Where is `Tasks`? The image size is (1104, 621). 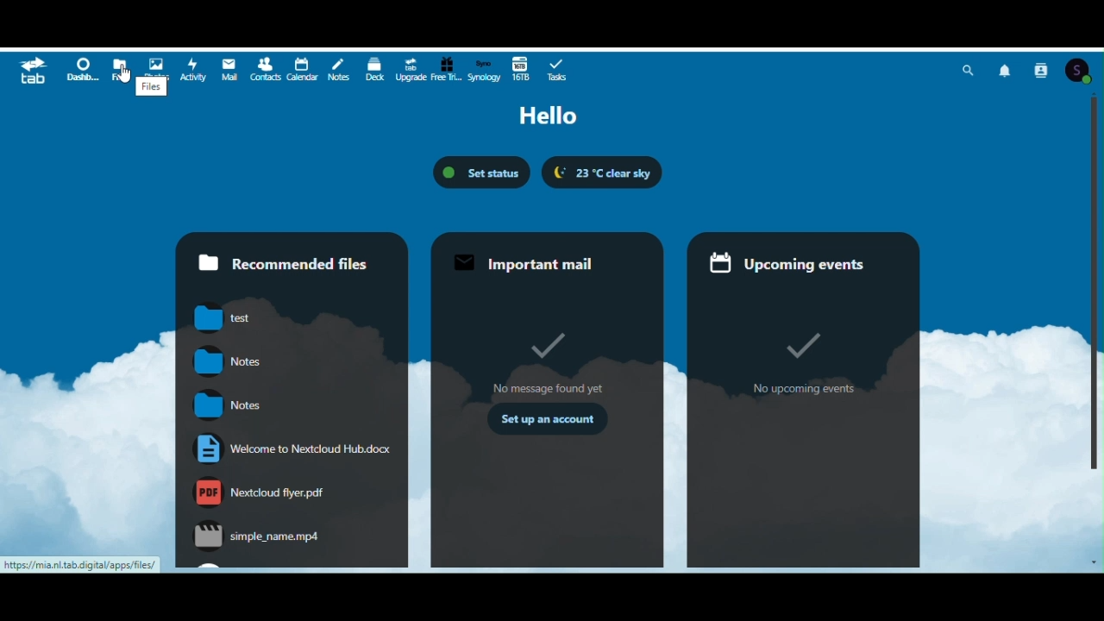 Tasks is located at coordinates (558, 71).